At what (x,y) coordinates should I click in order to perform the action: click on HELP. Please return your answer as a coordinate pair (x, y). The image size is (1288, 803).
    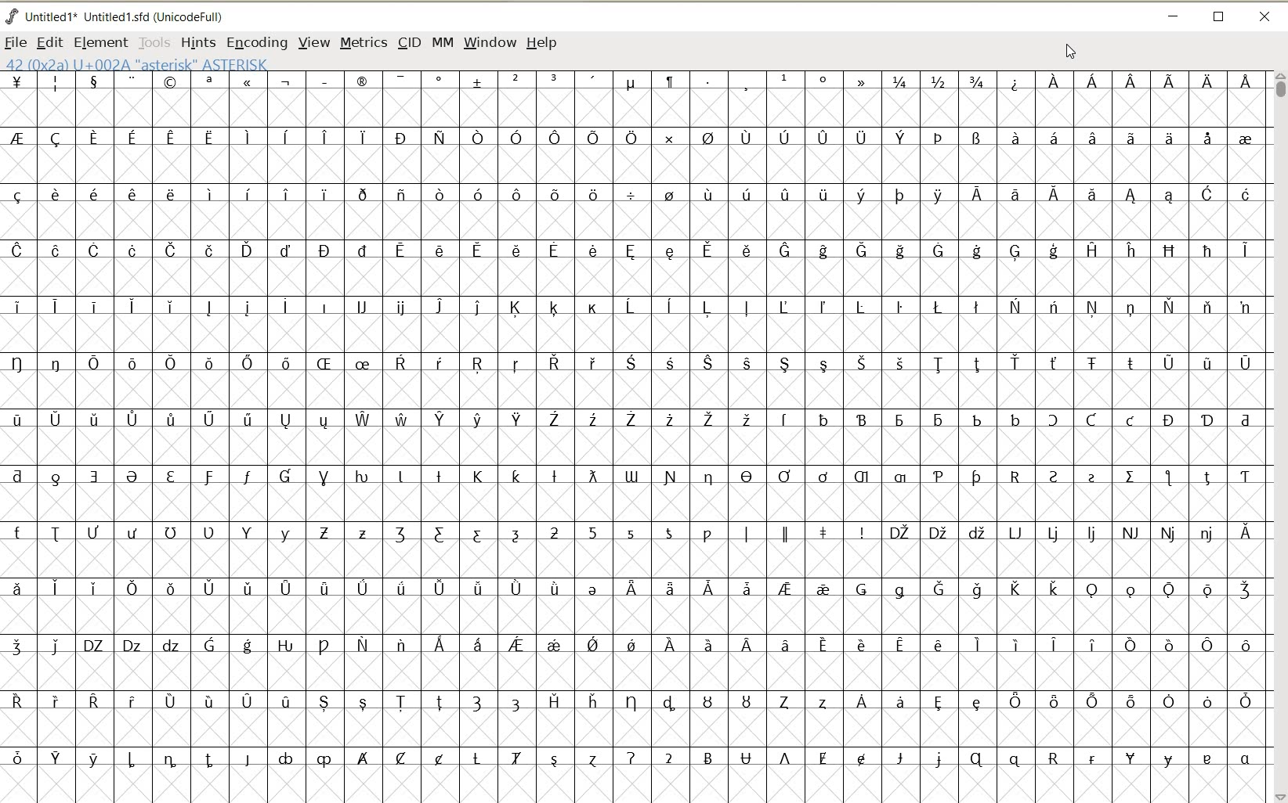
    Looking at the image, I should click on (541, 44).